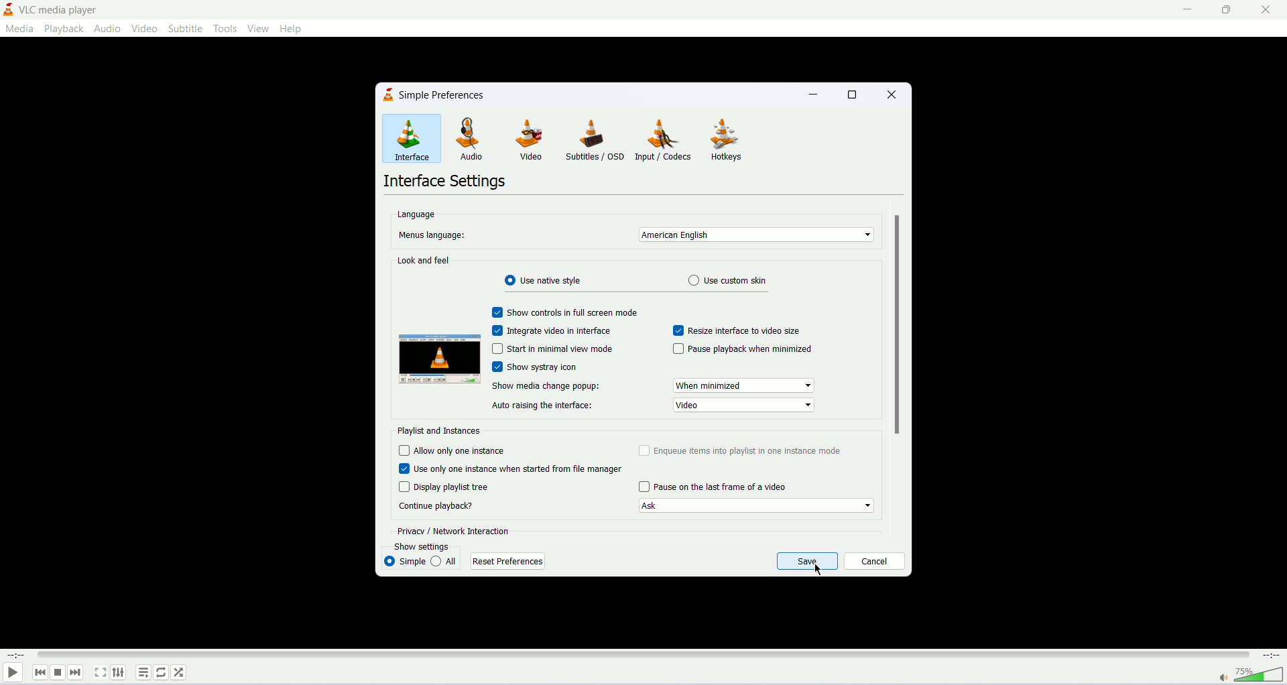 The height and width of the screenshot is (685, 1287). I want to click on subtitle, so click(187, 29).